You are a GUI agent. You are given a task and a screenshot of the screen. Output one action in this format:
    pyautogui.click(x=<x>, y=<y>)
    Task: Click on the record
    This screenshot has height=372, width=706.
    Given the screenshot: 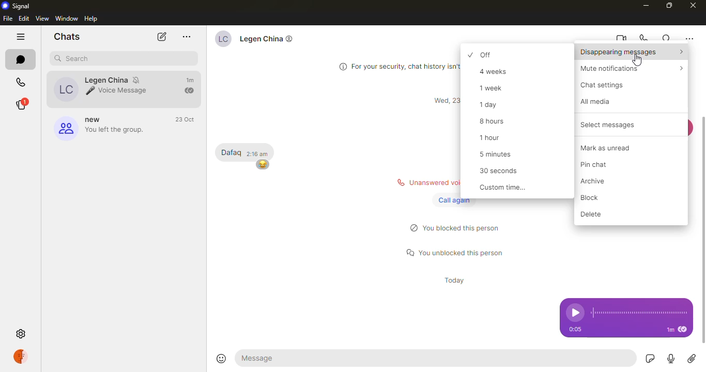 What is the action you would take?
    pyautogui.click(x=671, y=359)
    